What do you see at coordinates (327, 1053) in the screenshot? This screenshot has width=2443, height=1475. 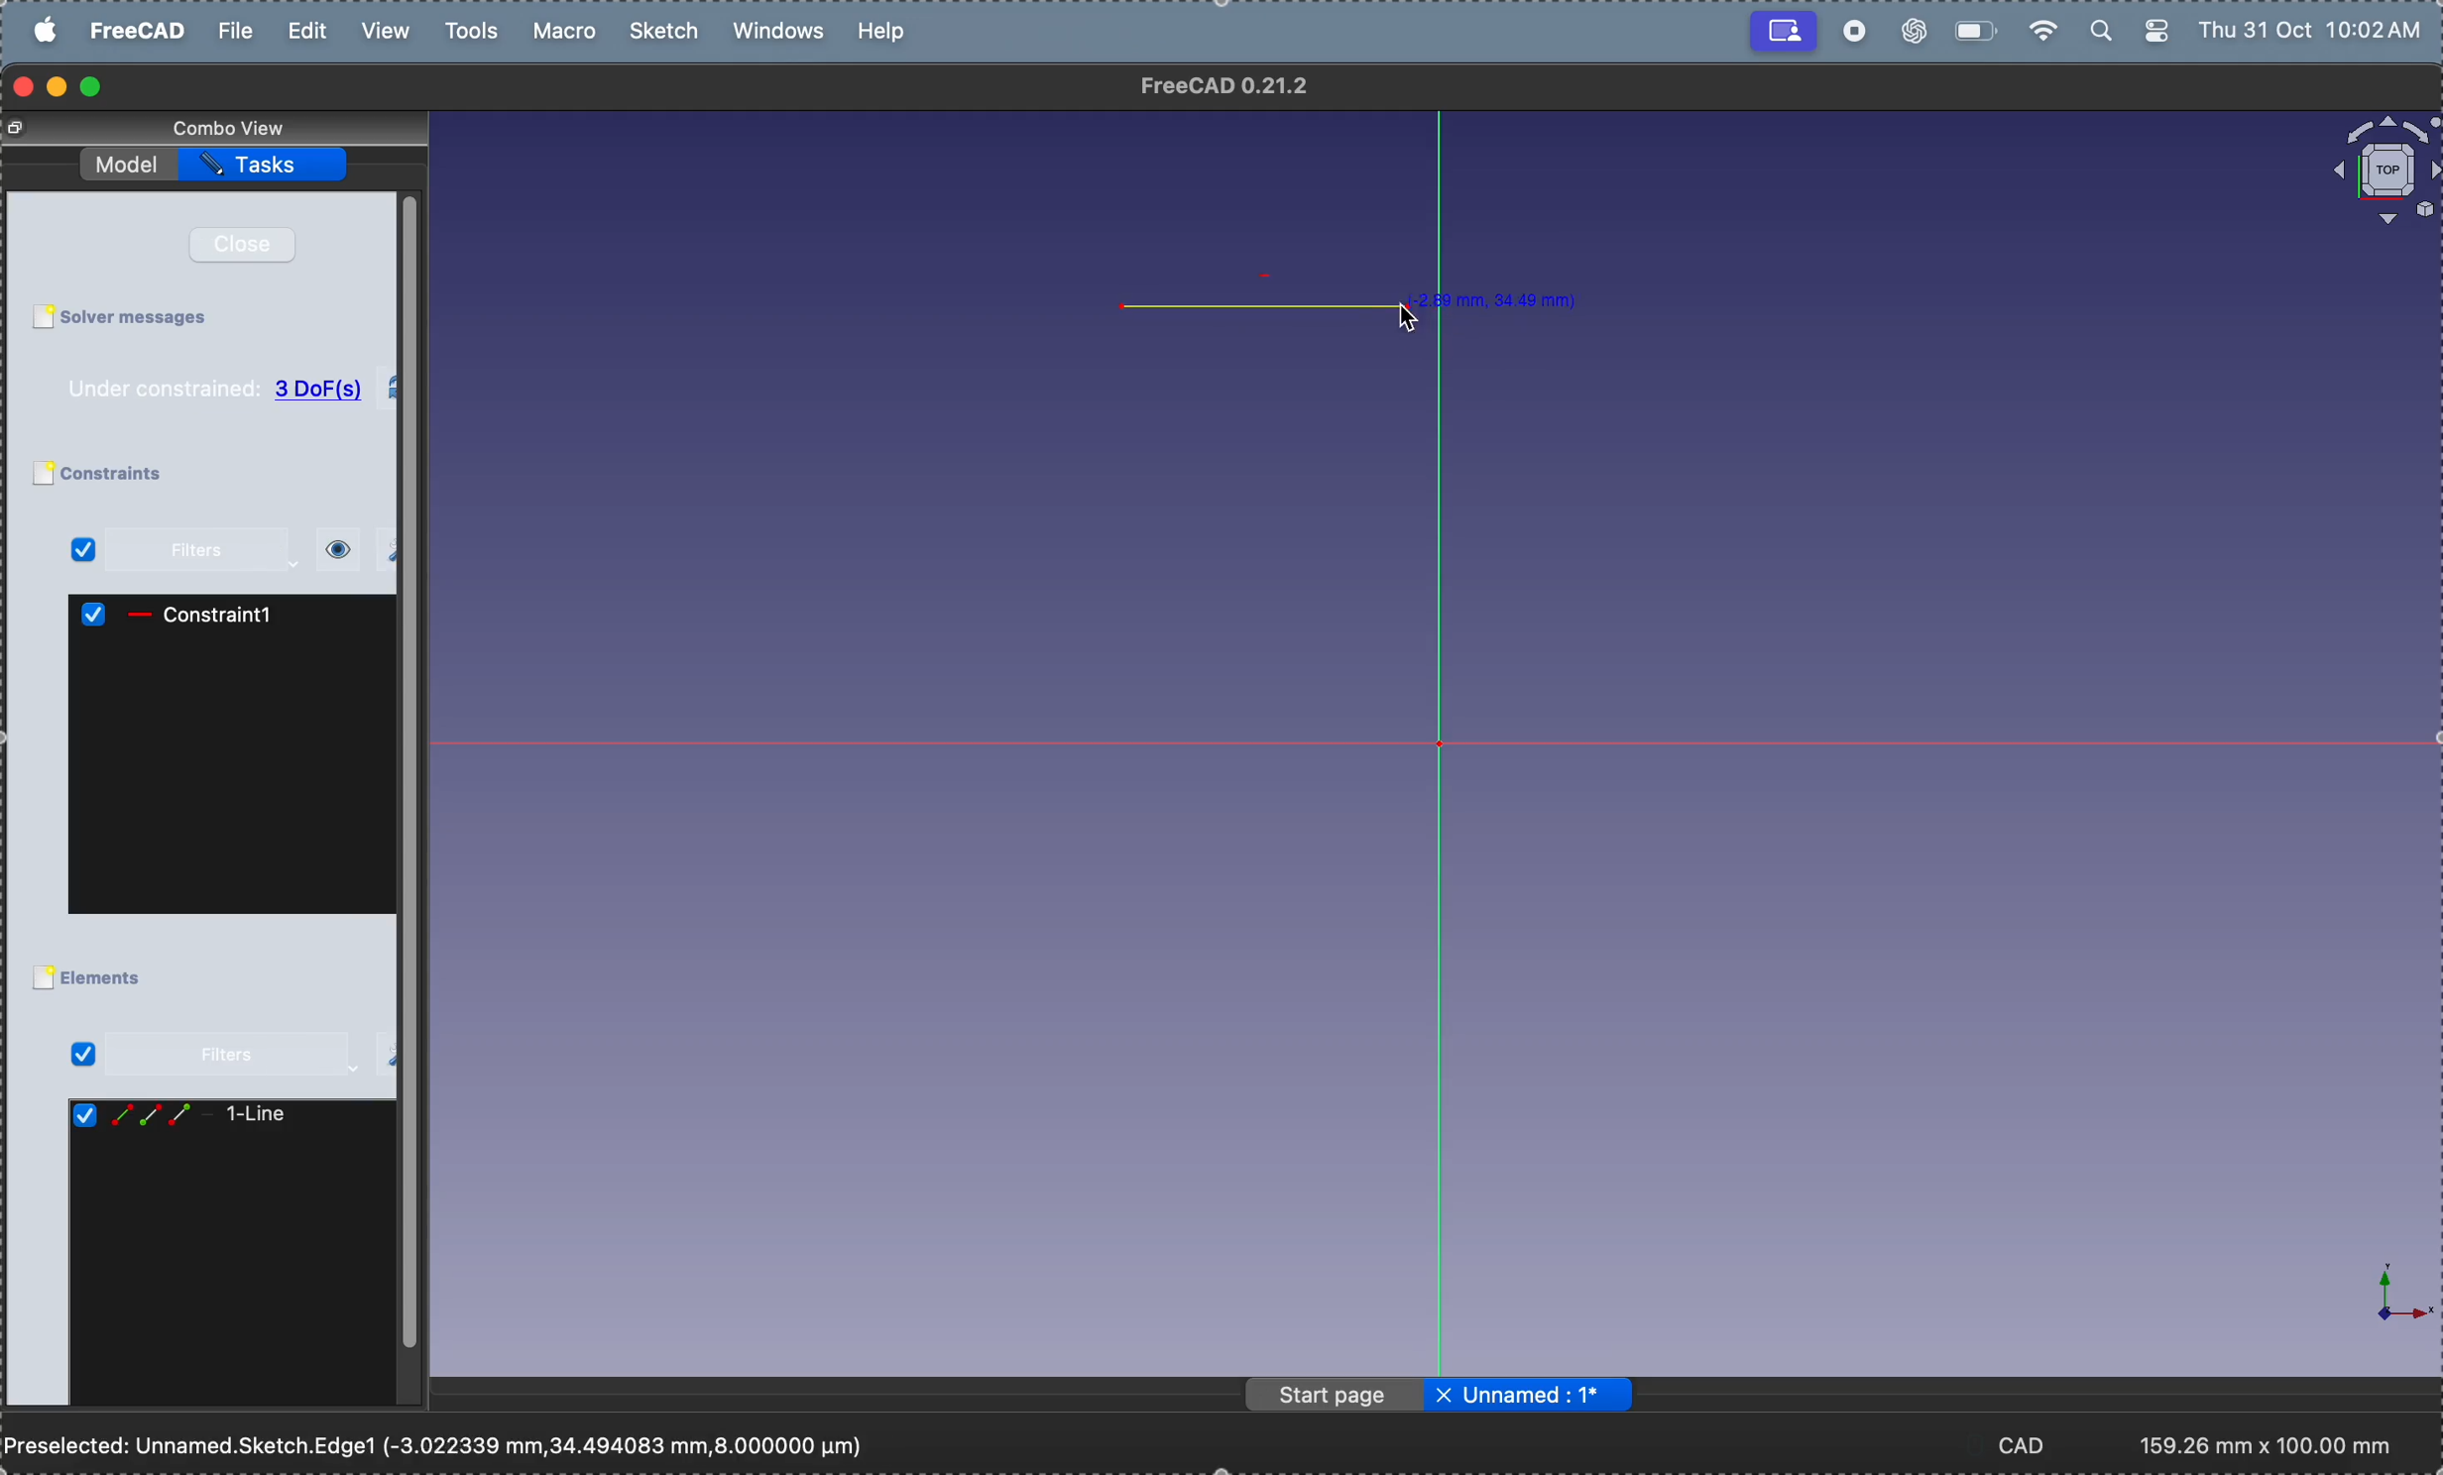 I see `settings` at bounding box center [327, 1053].